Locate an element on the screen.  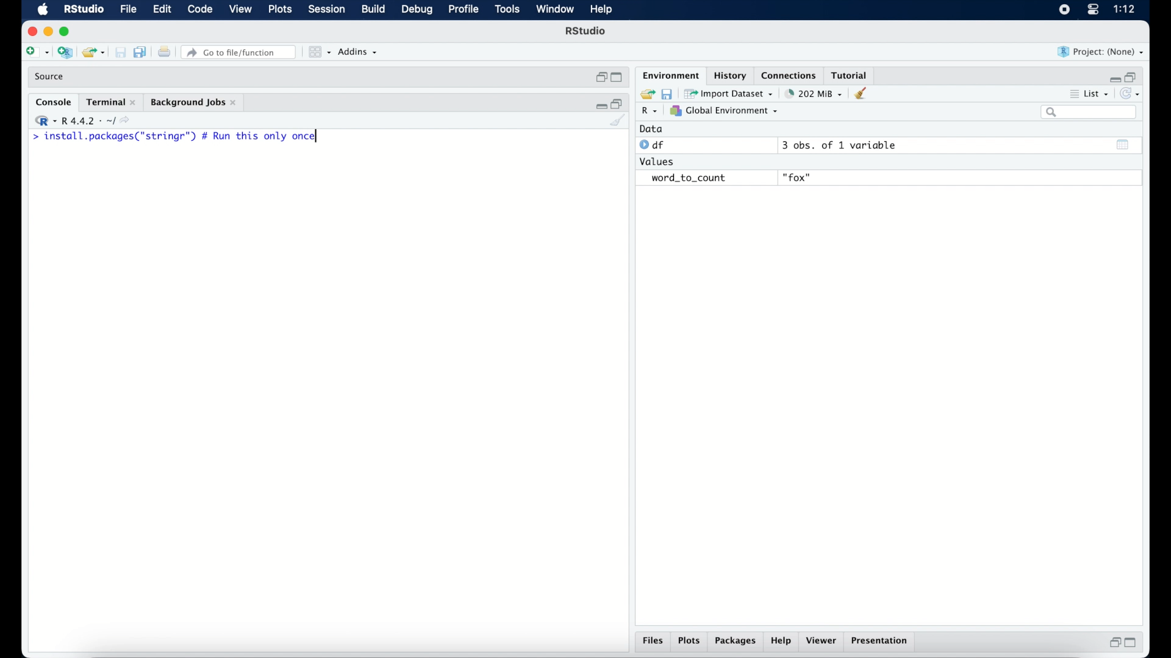
clear console is located at coordinates (618, 121).